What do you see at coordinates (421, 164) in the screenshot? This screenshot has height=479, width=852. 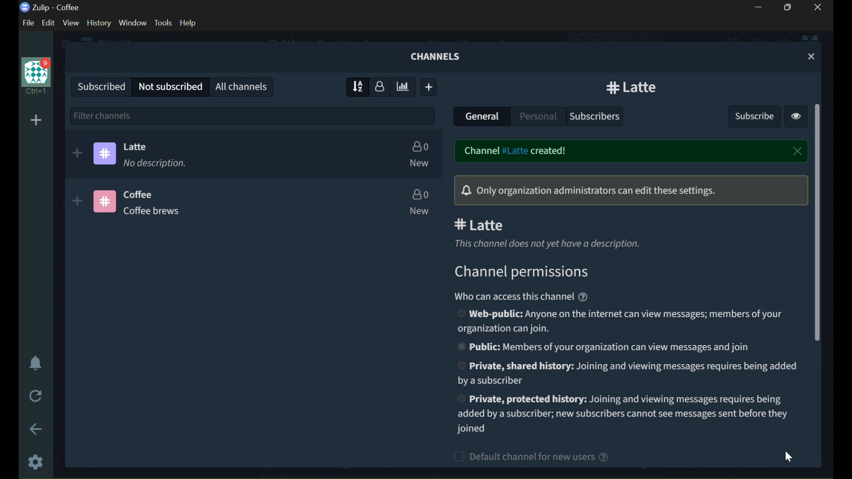 I see `NEW` at bounding box center [421, 164].